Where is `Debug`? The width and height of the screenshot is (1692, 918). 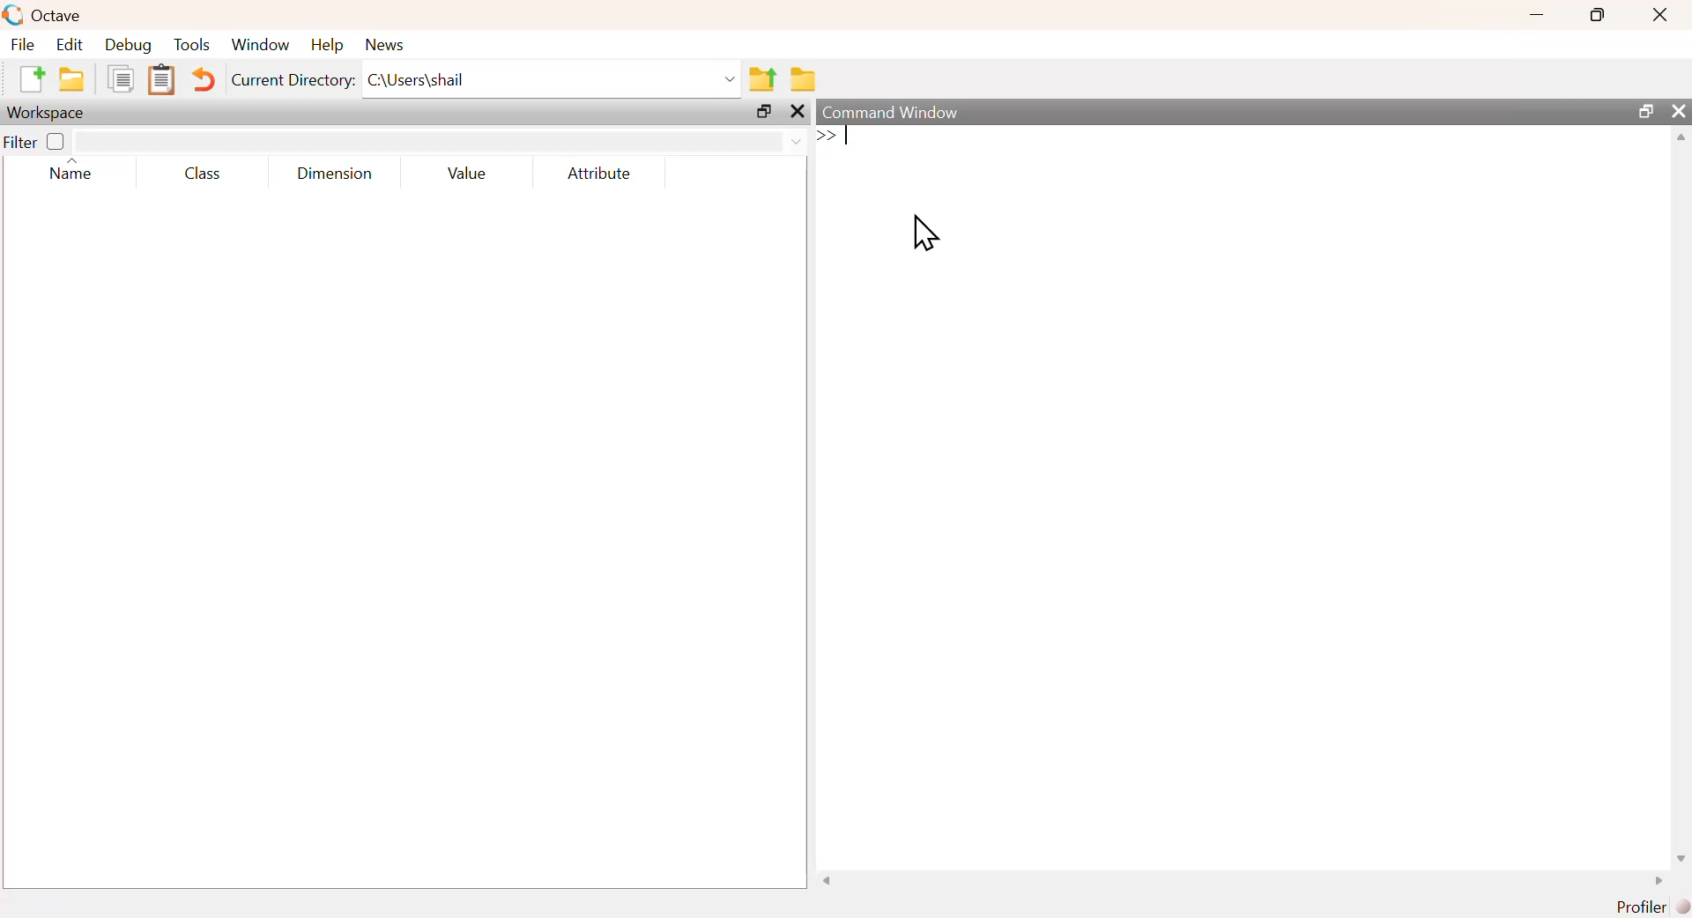 Debug is located at coordinates (128, 45).